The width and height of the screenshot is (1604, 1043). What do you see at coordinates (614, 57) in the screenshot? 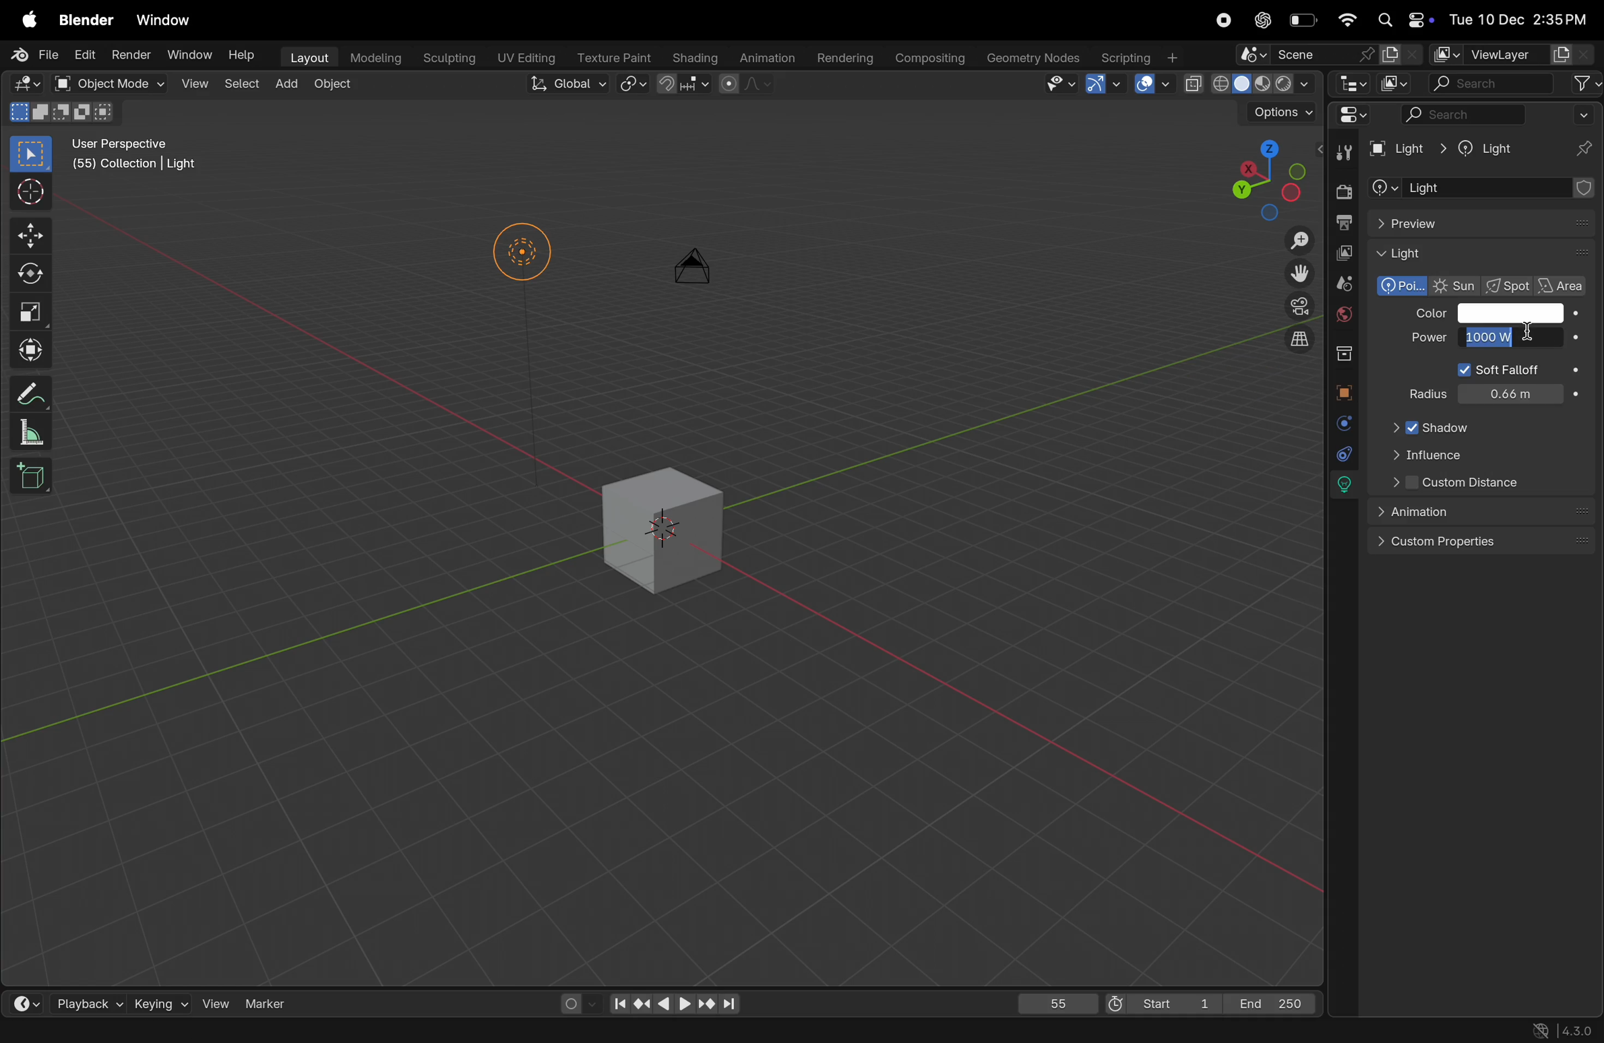
I see `Texture paint` at bounding box center [614, 57].